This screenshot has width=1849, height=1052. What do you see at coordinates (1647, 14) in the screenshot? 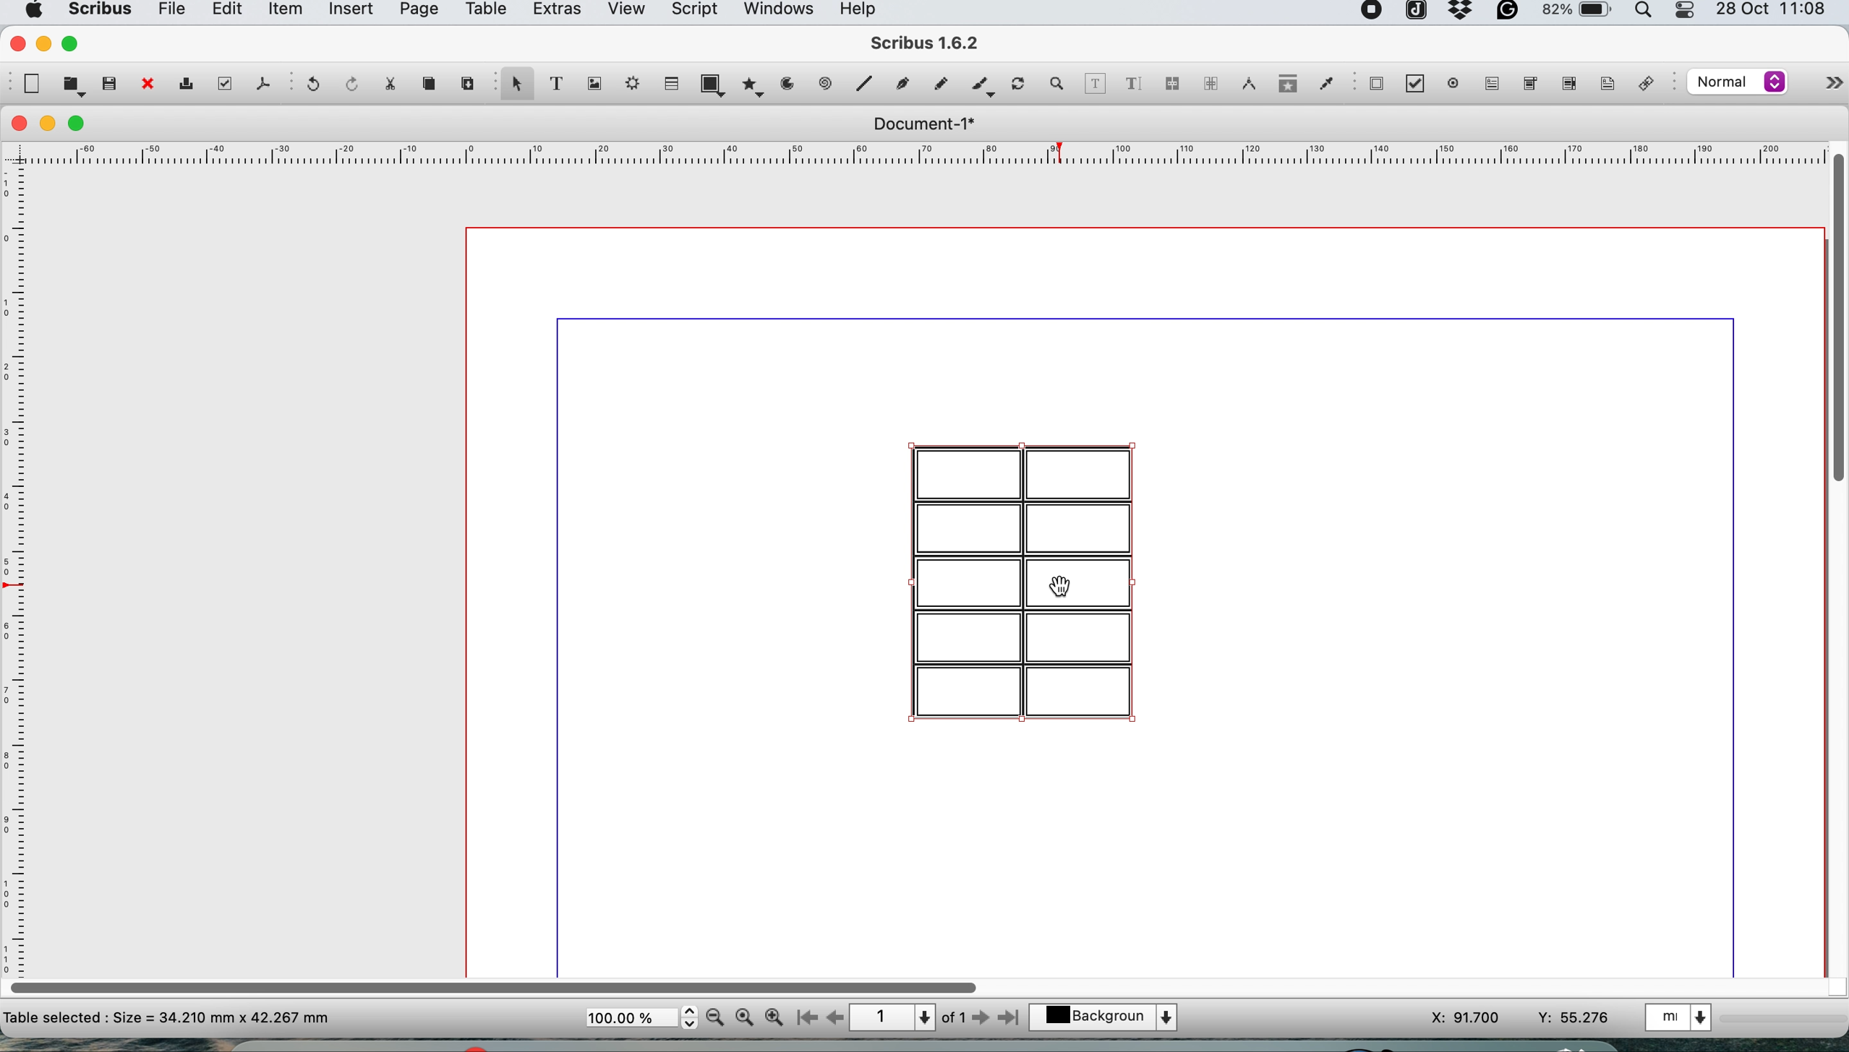
I see `spotlight search` at bounding box center [1647, 14].